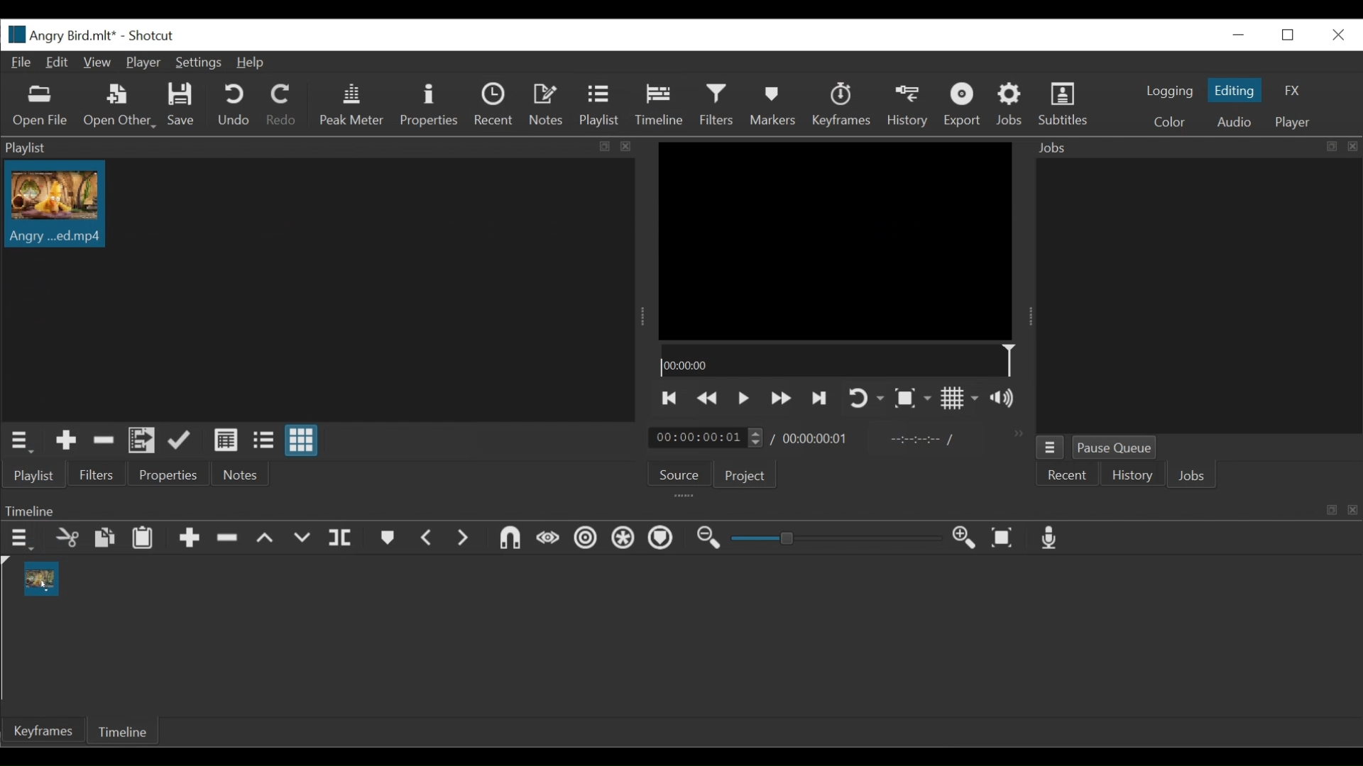 This screenshot has height=766, width=1363. Describe the element at coordinates (550, 538) in the screenshot. I see `Scrub while dragging` at that location.